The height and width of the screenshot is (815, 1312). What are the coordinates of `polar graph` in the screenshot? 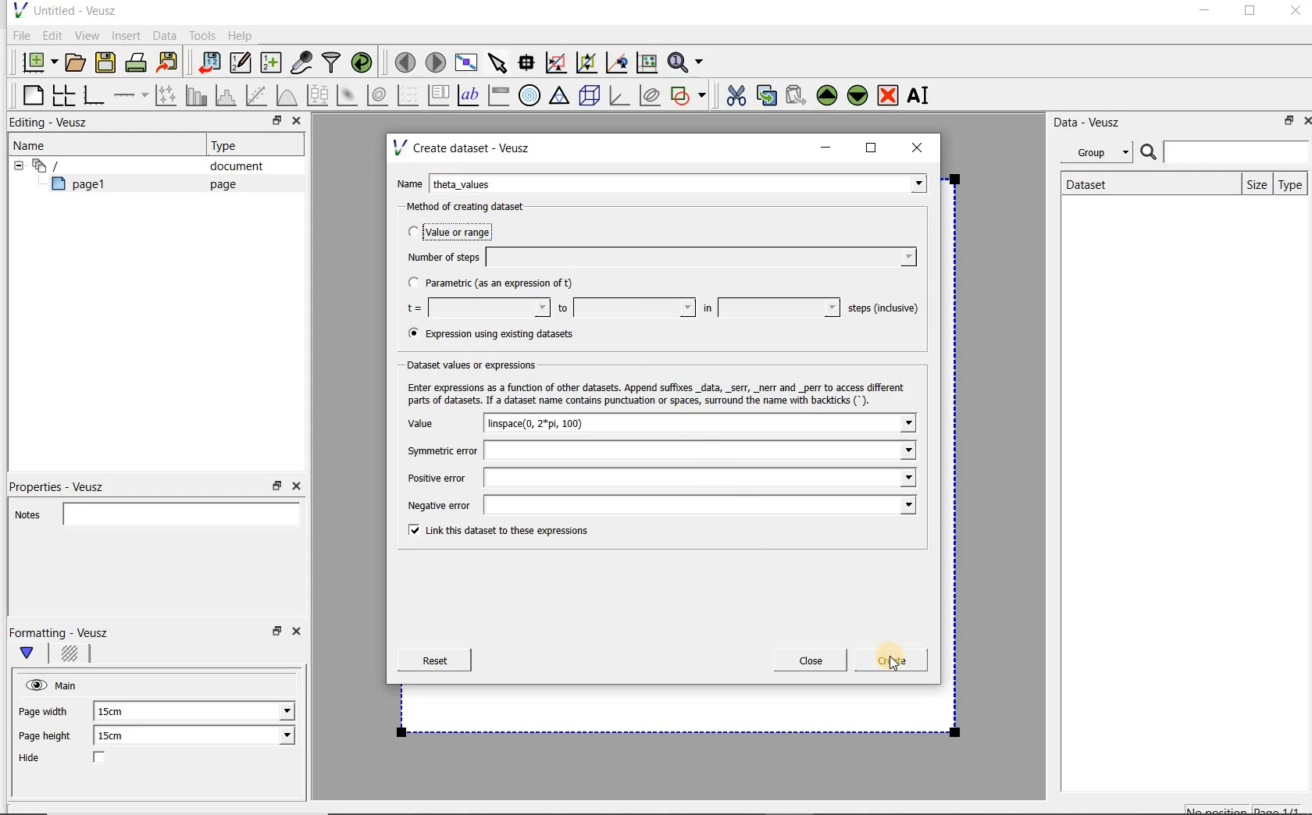 It's located at (530, 95).